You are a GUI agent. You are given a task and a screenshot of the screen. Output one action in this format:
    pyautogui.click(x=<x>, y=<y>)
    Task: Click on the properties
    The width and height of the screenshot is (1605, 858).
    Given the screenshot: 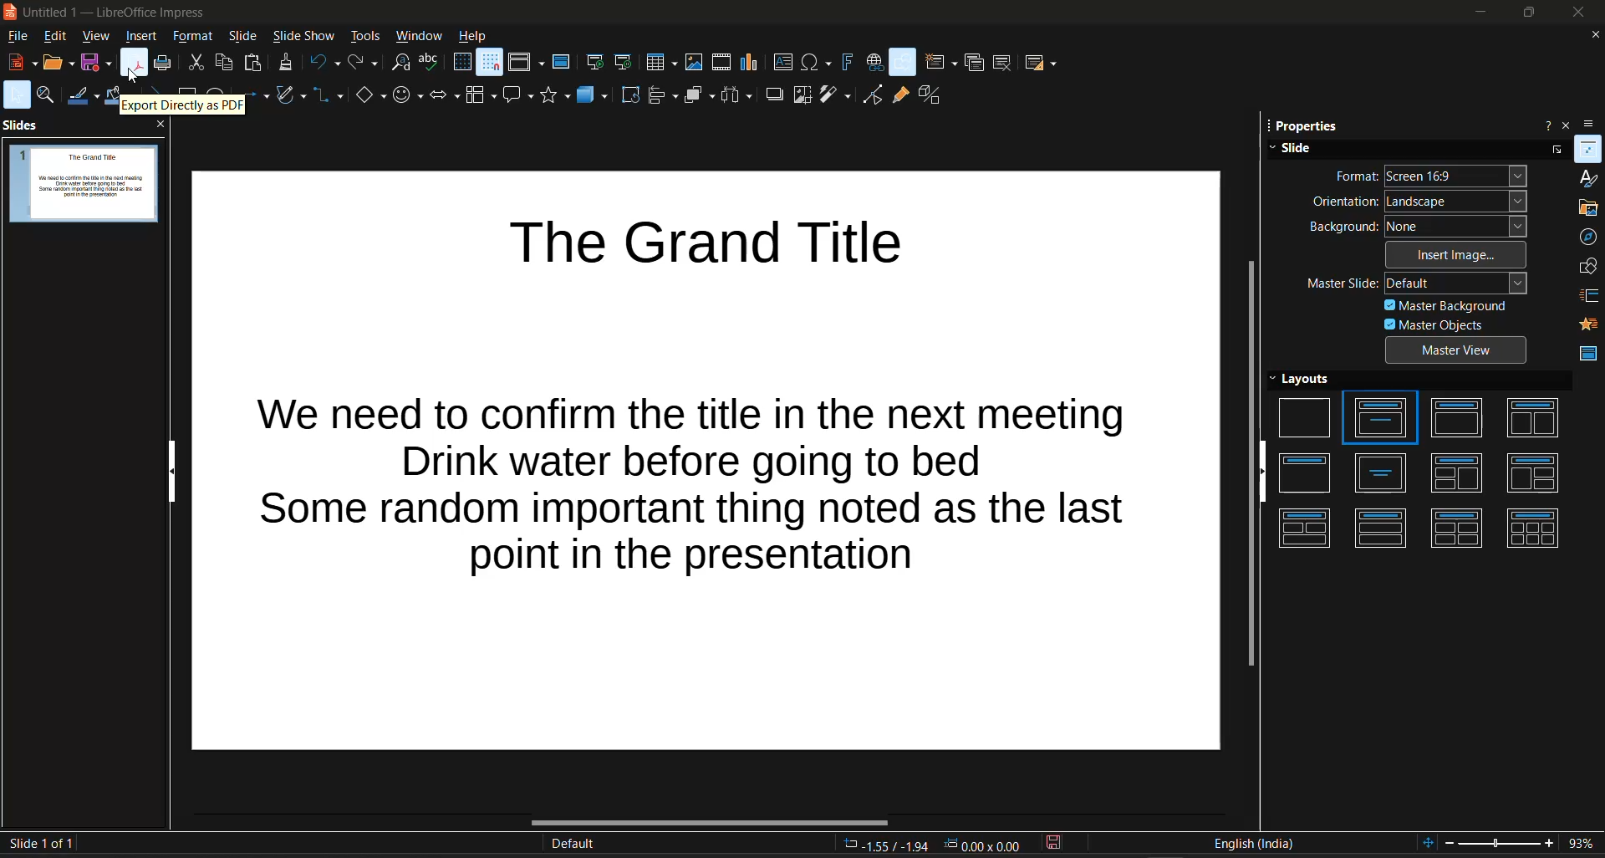 What is the action you would take?
    pyautogui.click(x=1305, y=126)
    